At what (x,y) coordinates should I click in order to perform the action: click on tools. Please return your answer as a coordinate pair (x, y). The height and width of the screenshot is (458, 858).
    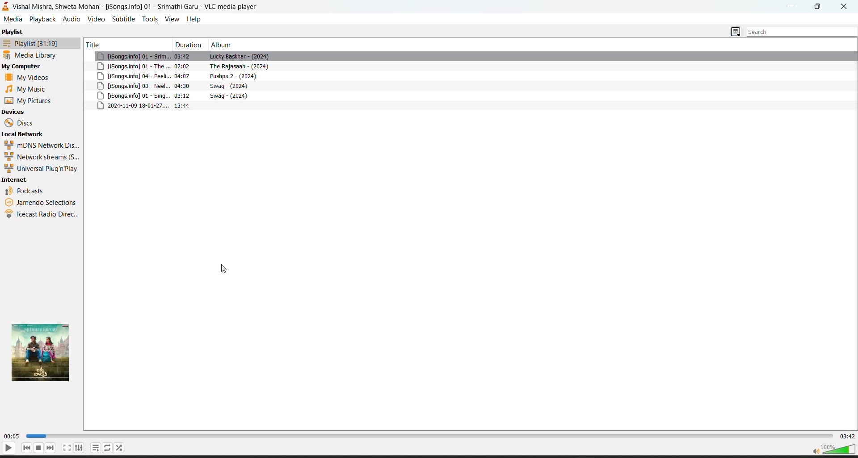
    Looking at the image, I should click on (149, 19).